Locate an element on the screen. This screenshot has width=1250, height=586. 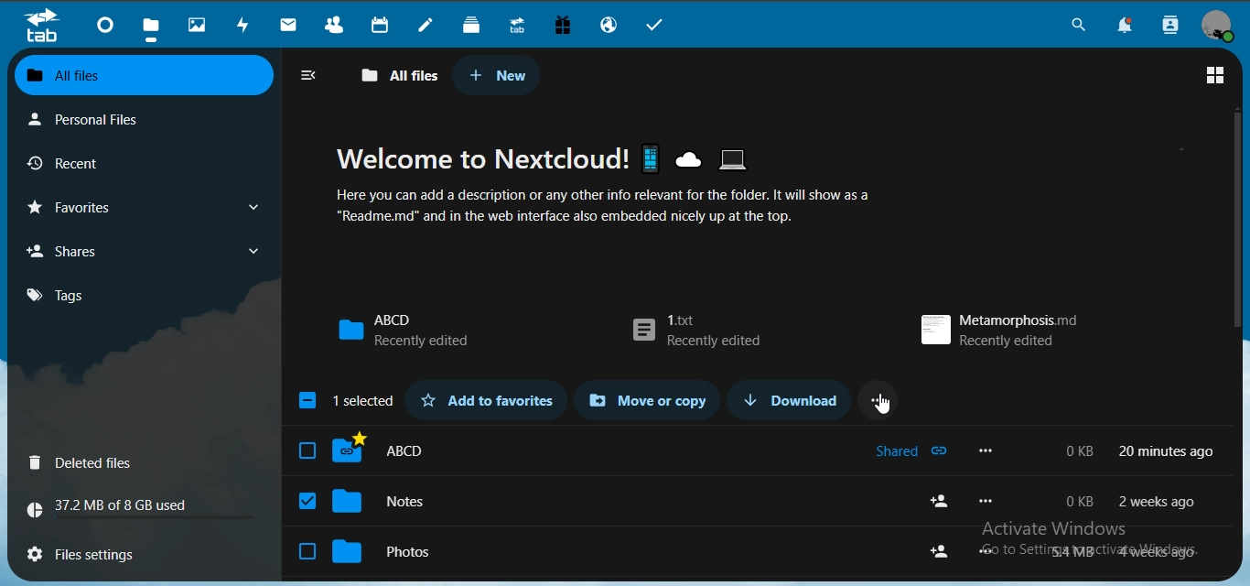
share is located at coordinates (943, 504).